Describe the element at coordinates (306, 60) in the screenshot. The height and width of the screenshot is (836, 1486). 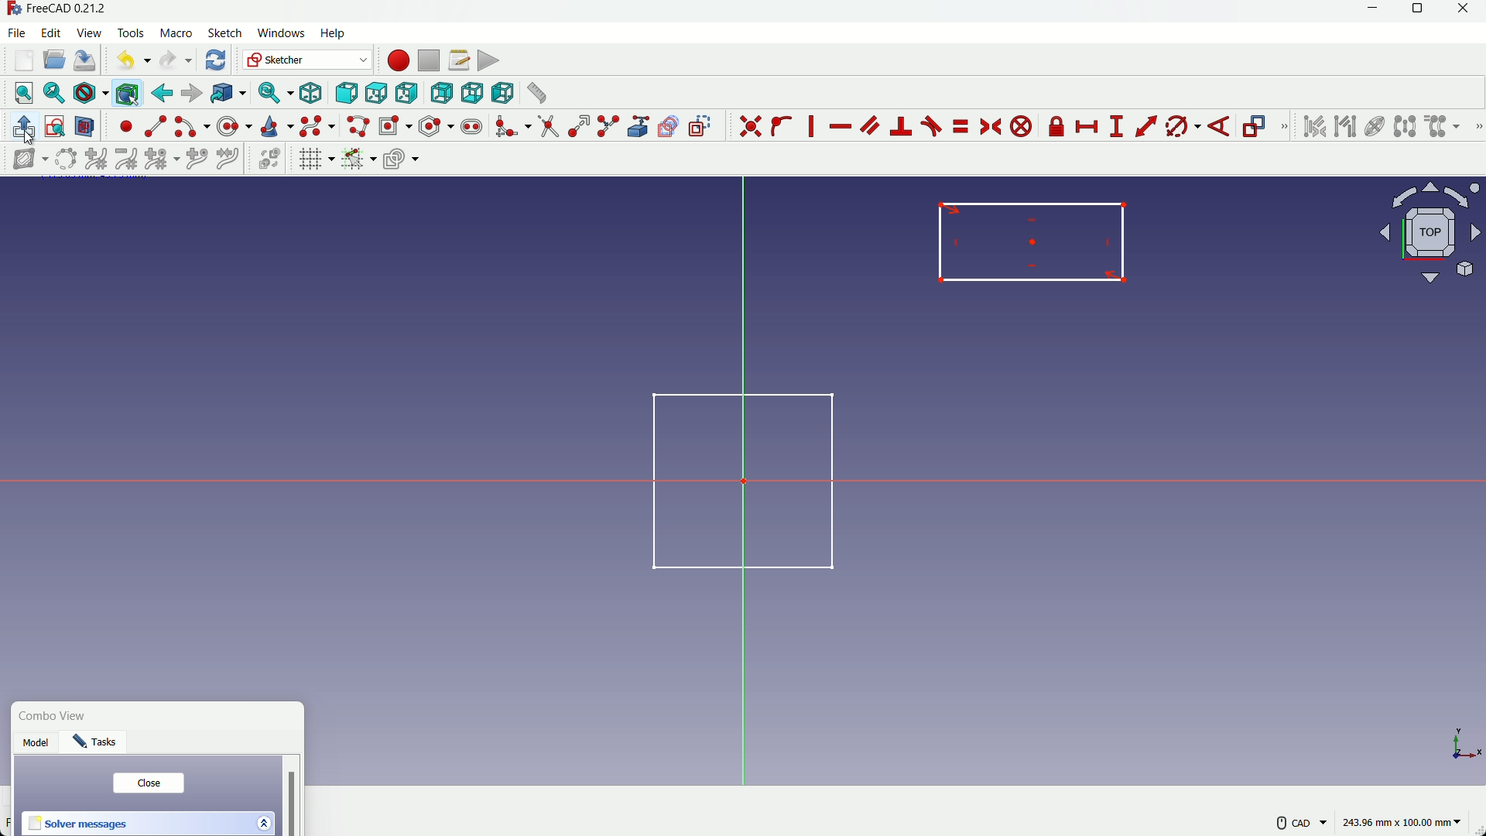
I see `switch workbenches` at that location.